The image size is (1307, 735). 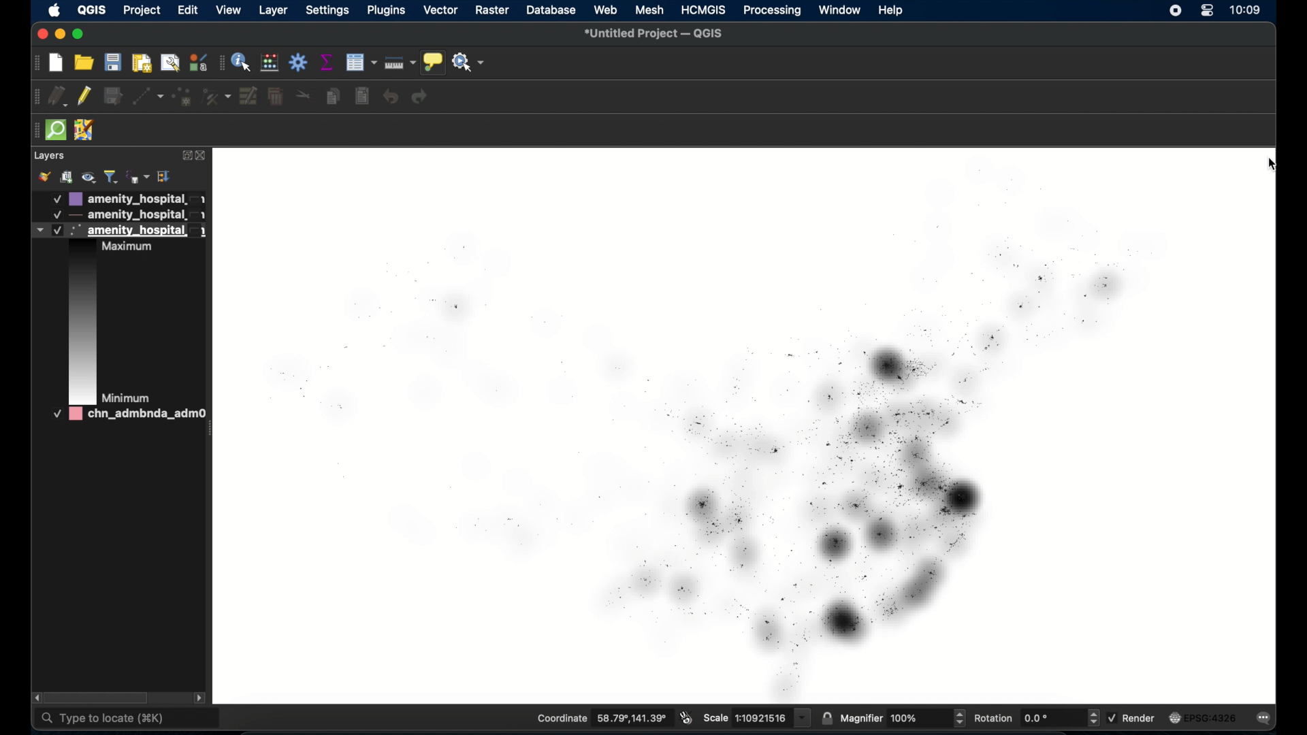 I want to click on style manager, so click(x=199, y=62).